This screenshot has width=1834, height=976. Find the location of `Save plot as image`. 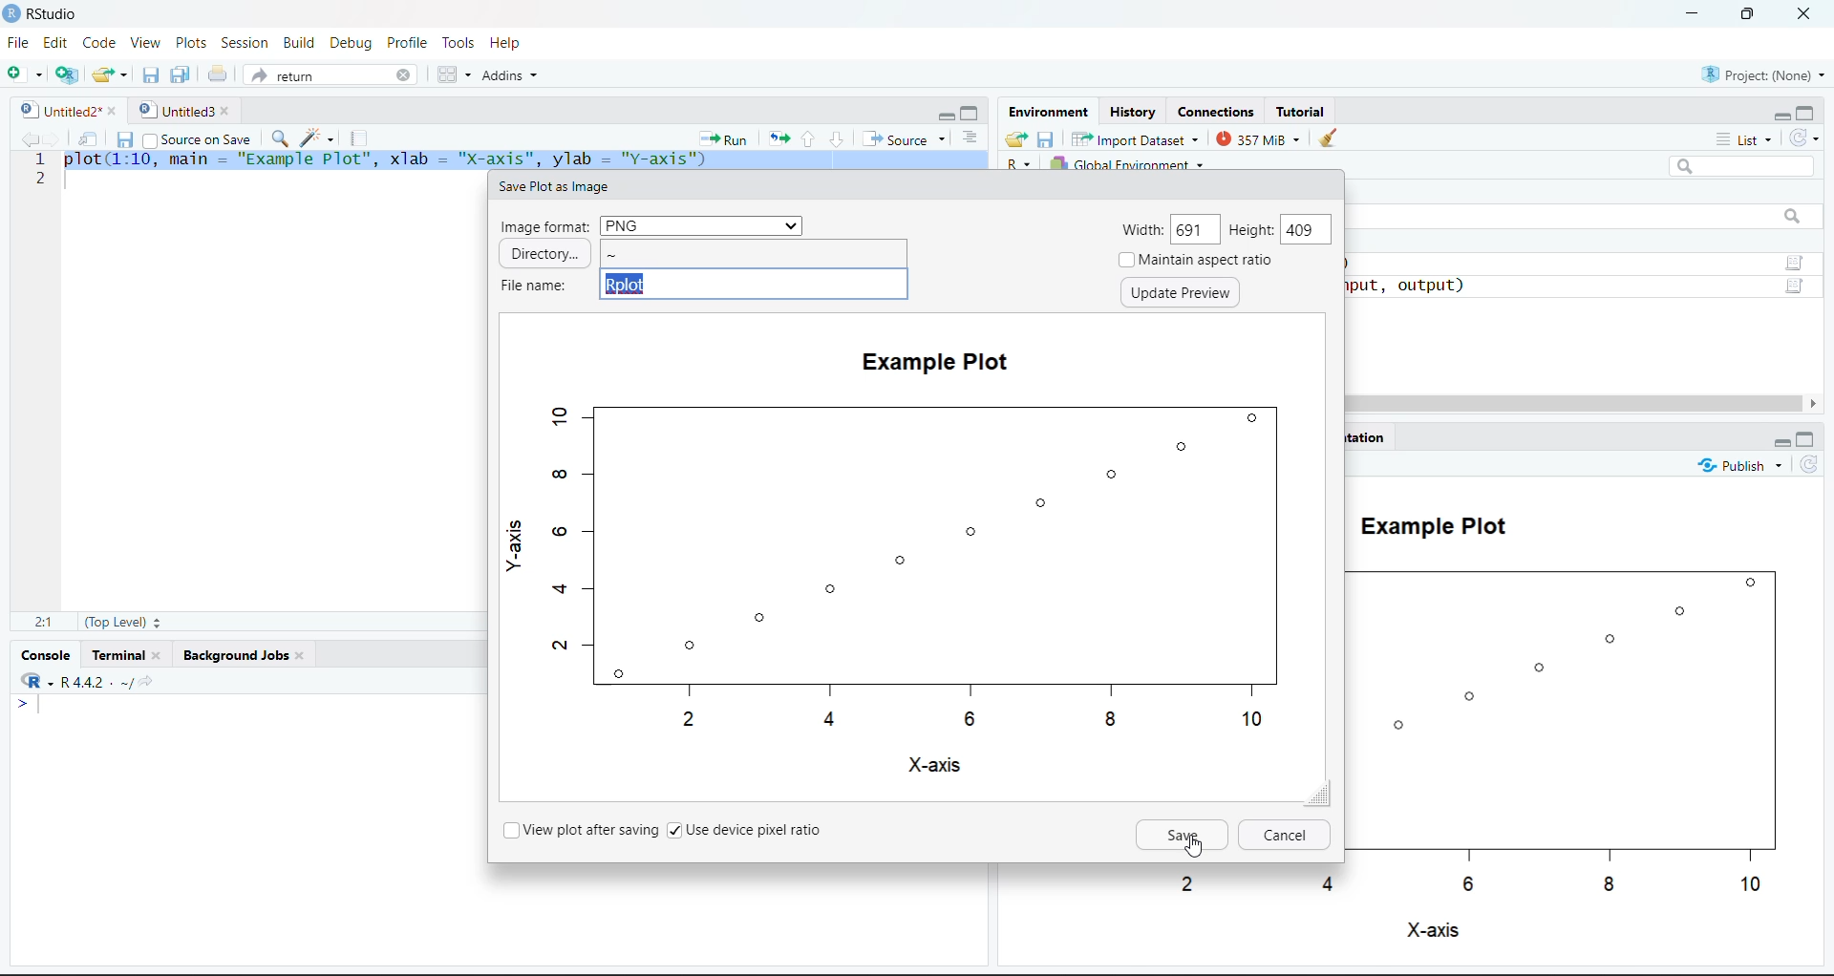

Save plot as image is located at coordinates (551, 187).